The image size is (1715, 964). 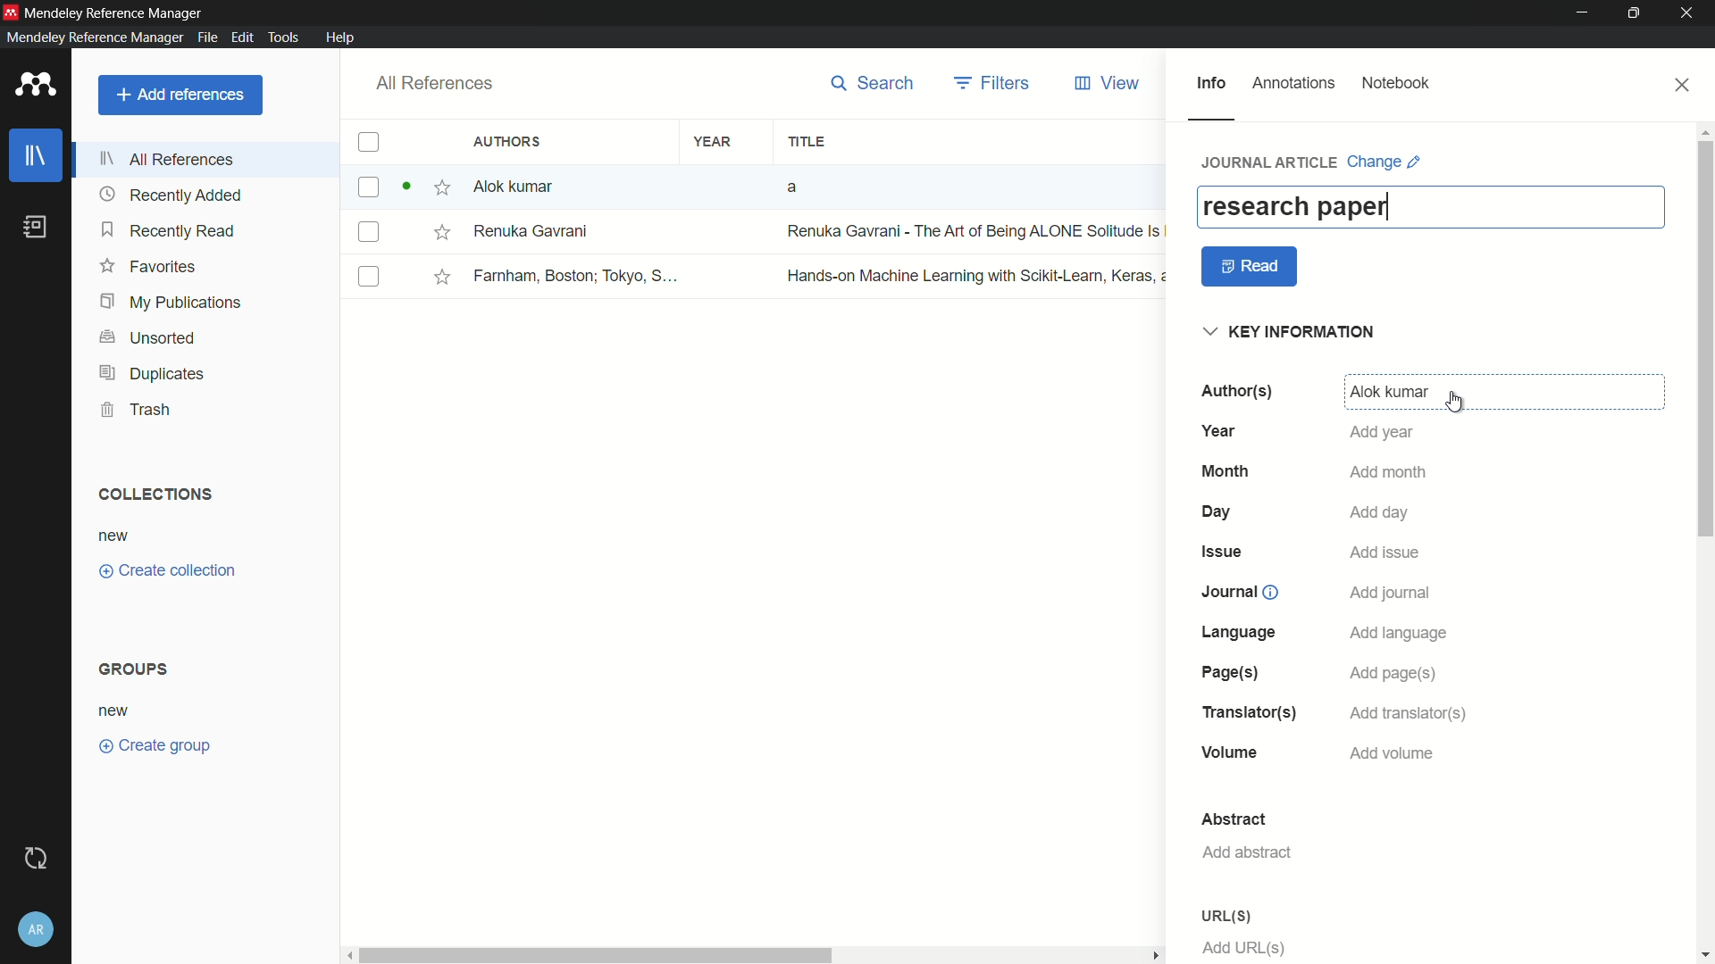 I want to click on year, so click(x=714, y=143).